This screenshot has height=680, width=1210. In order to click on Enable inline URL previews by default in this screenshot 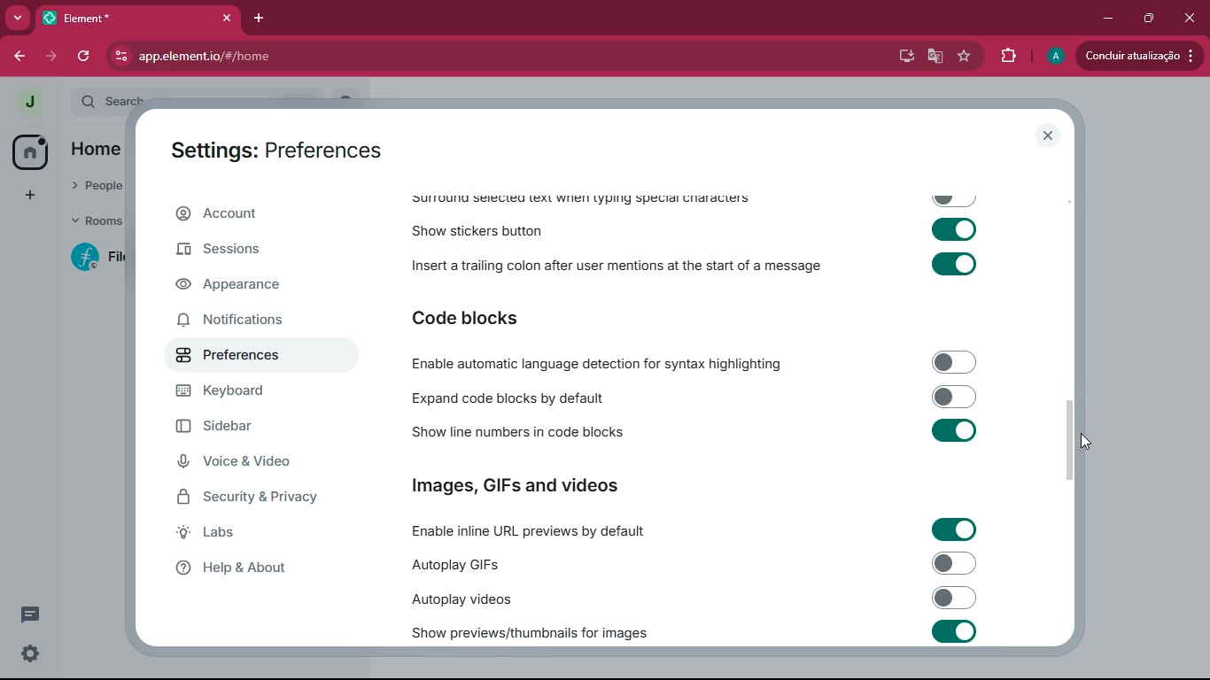, I will do `click(690, 529)`.